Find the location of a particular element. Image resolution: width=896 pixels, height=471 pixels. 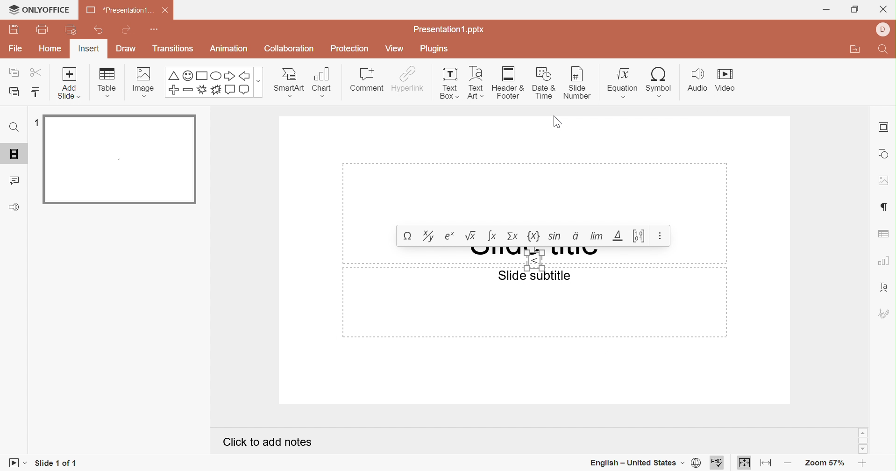

Signature settings is located at coordinates (883, 313).